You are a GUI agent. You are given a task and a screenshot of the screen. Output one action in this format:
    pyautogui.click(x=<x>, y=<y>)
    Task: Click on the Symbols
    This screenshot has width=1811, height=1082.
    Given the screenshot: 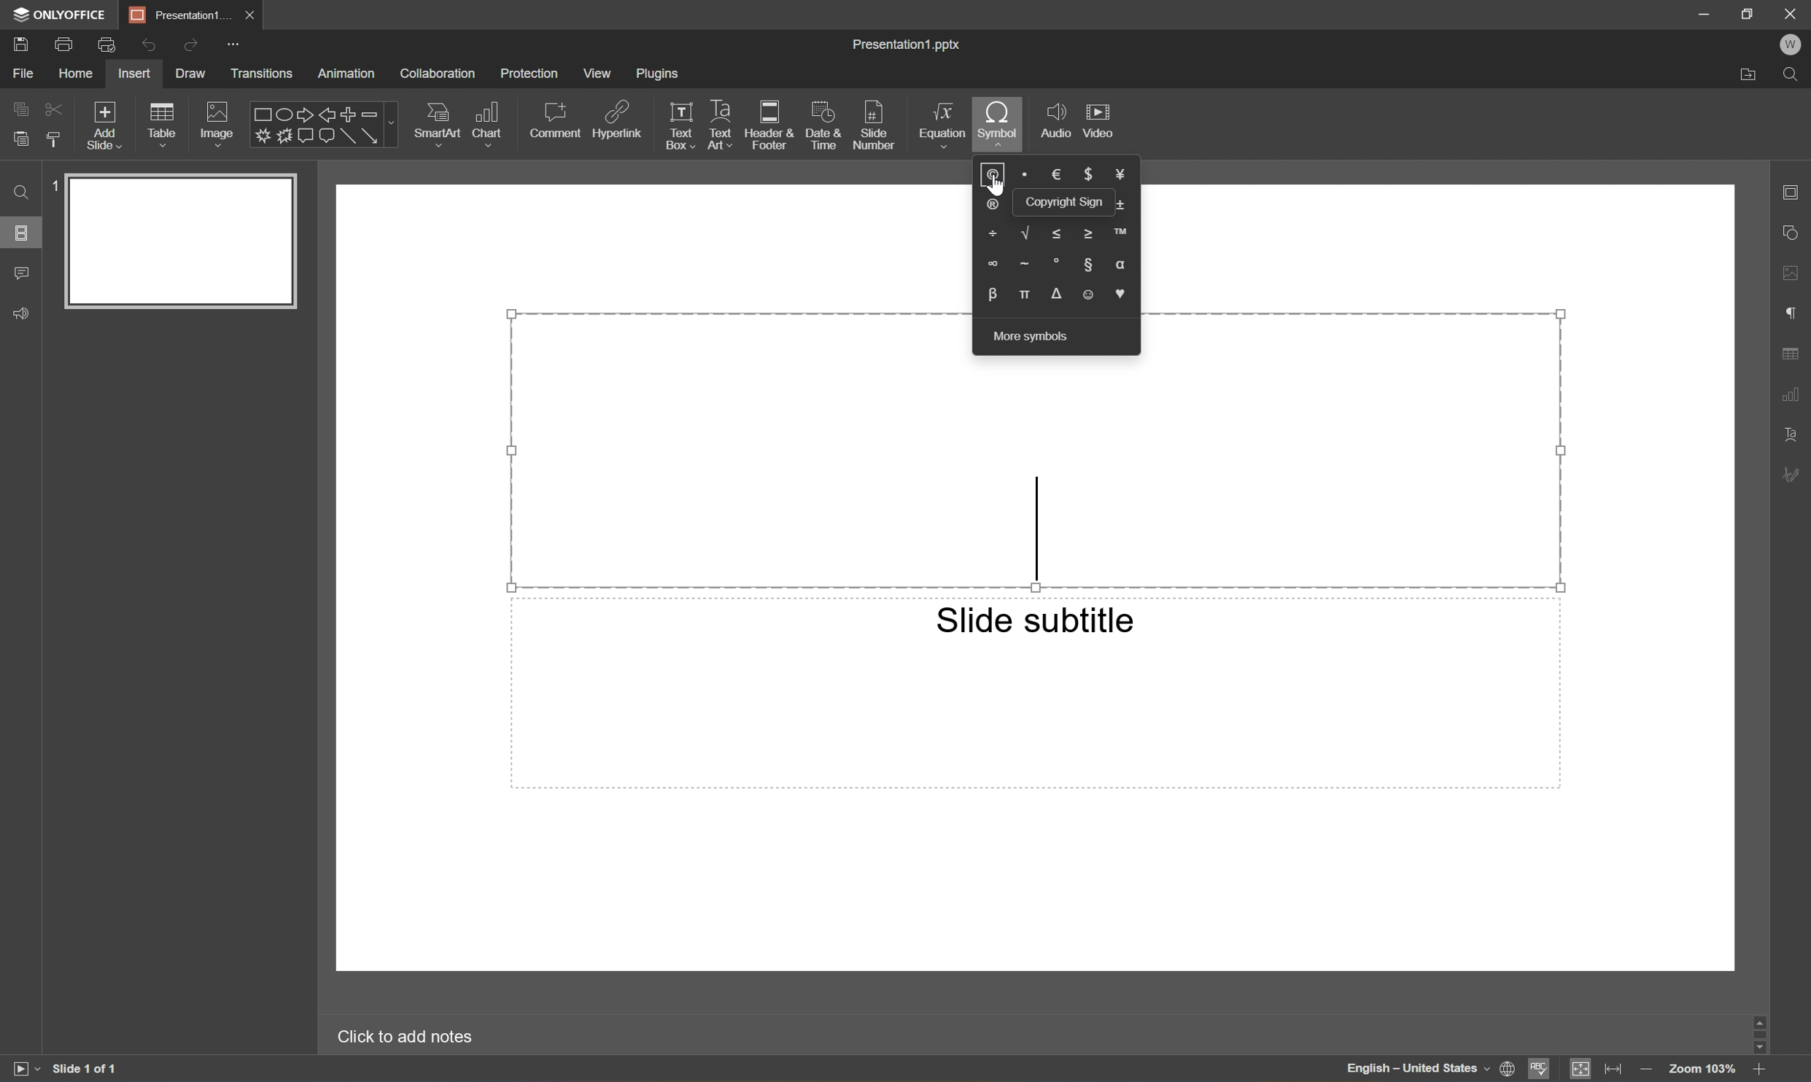 What is the action you would take?
    pyautogui.click(x=1058, y=238)
    